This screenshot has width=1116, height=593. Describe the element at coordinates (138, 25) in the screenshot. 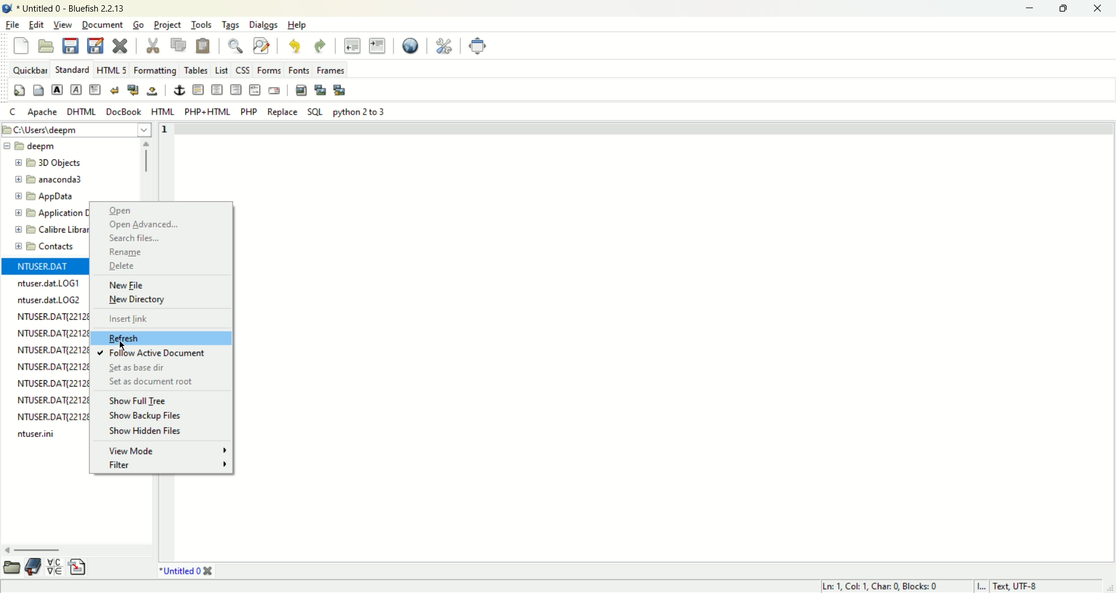

I see `go` at that location.